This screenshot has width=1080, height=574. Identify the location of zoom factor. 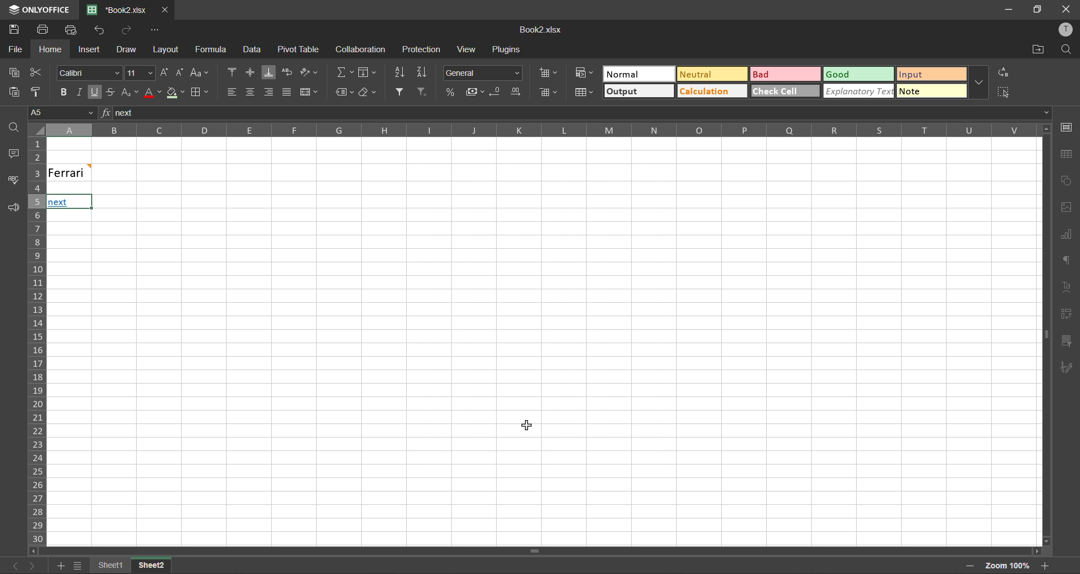
(1009, 565).